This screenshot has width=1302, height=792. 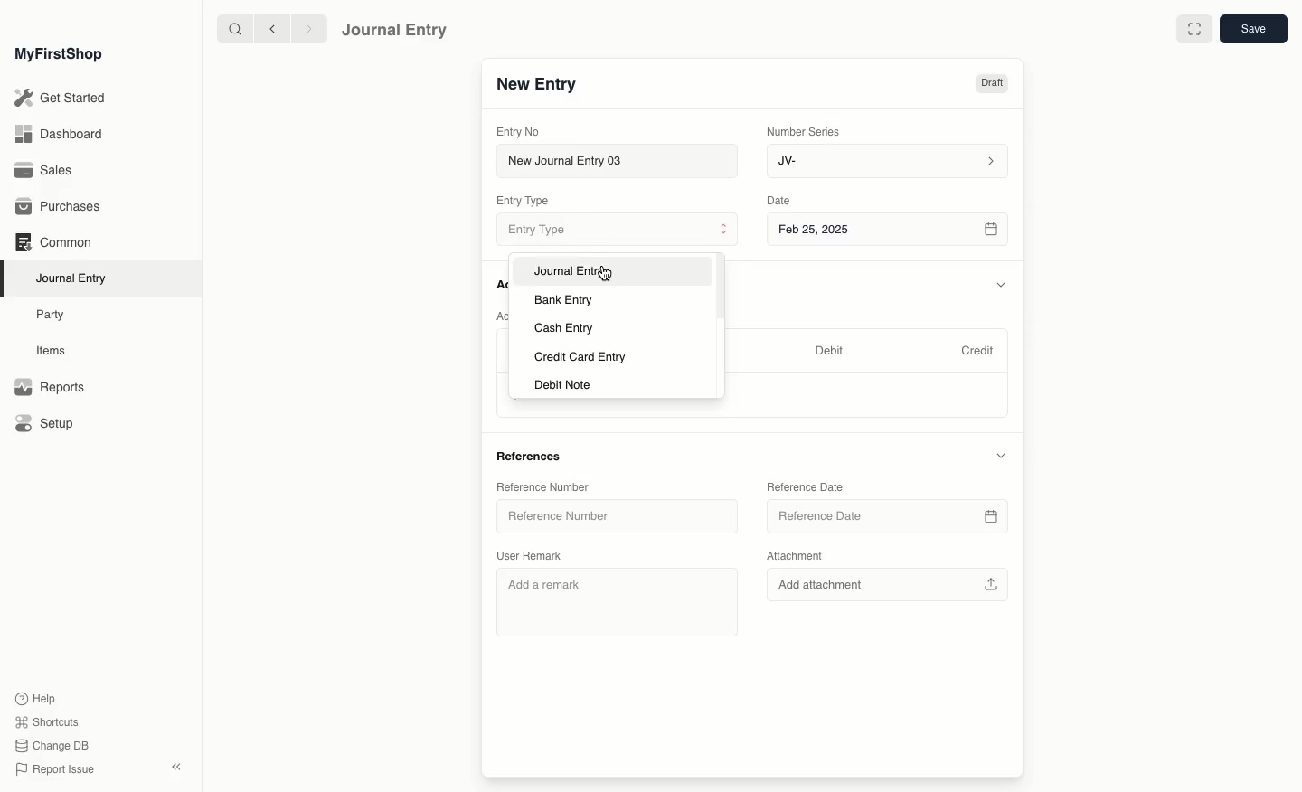 What do you see at coordinates (806, 486) in the screenshot?
I see `Reference Date` at bounding box center [806, 486].